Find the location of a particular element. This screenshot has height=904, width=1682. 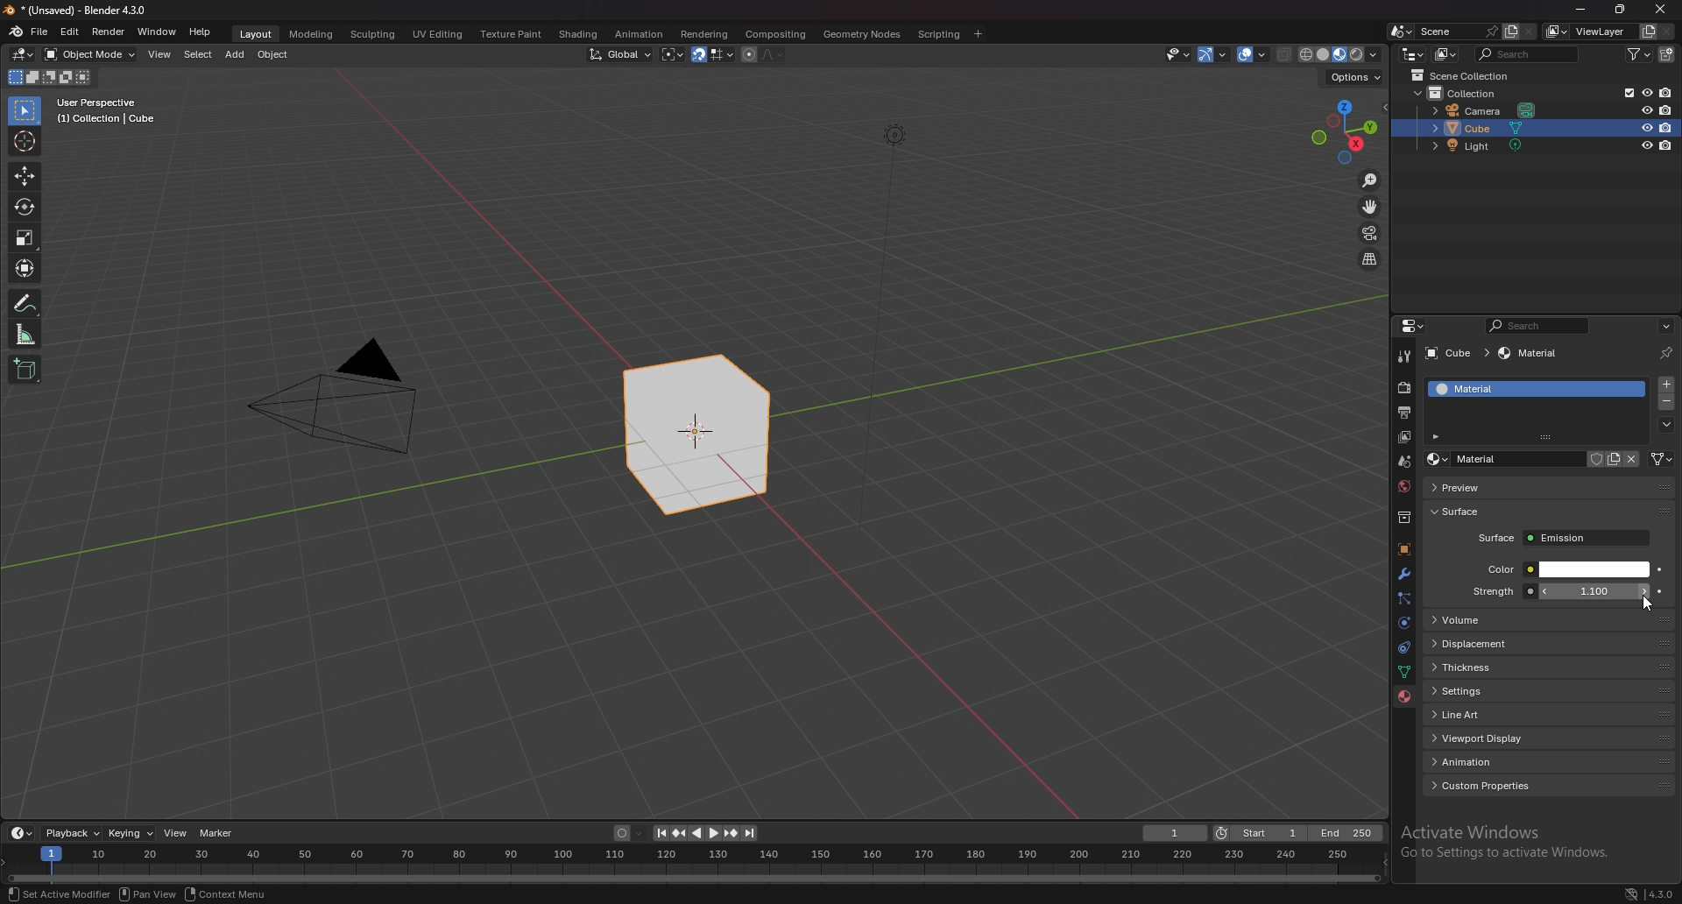

material is located at coordinates (1532, 354).